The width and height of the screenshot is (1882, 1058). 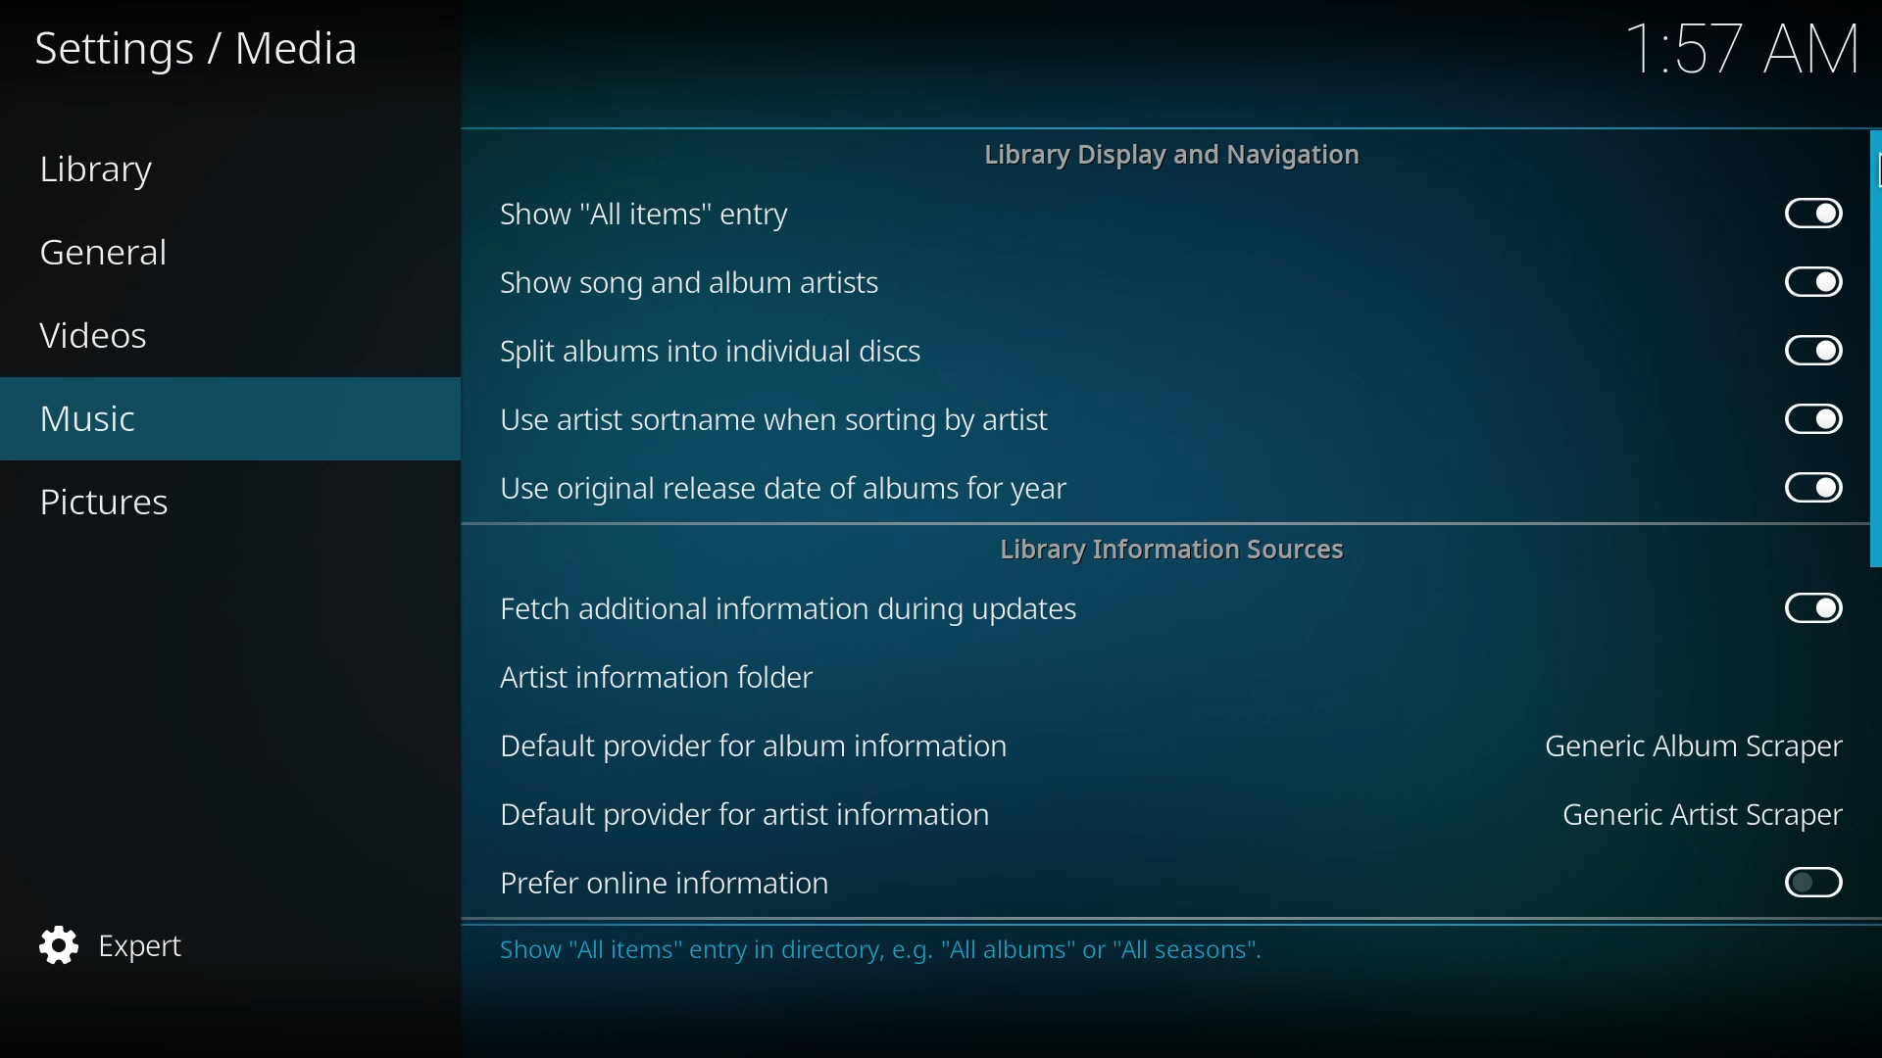 What do you see at coordinates (639, 214) in the screenshot?
I see `show all items entry` at bounding box center [639, 214].